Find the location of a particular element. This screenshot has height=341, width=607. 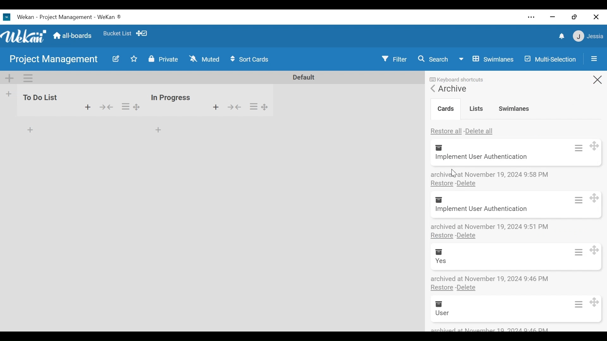

add is located at coordinates (28, 129).